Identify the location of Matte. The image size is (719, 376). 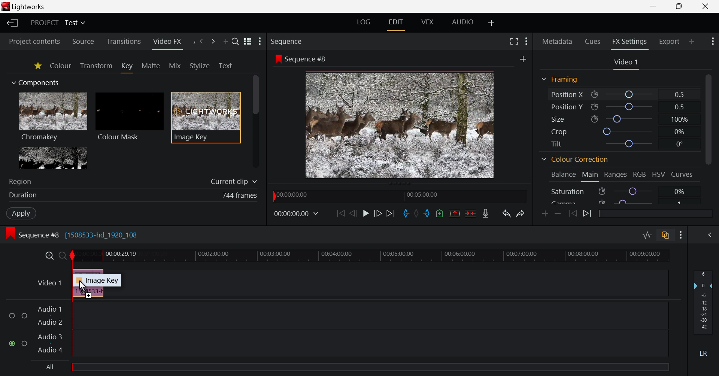
(152, 66).